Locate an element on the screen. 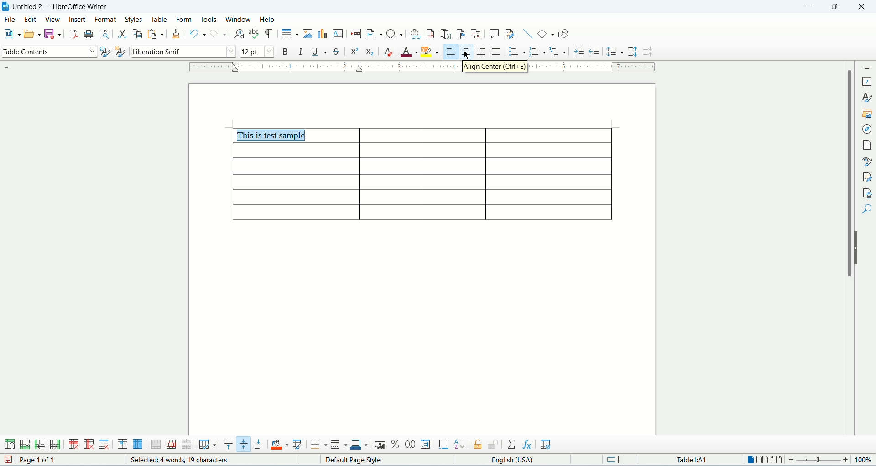 This screenshot has height=466, width=876. delete row is located at coordinates (75, 445).